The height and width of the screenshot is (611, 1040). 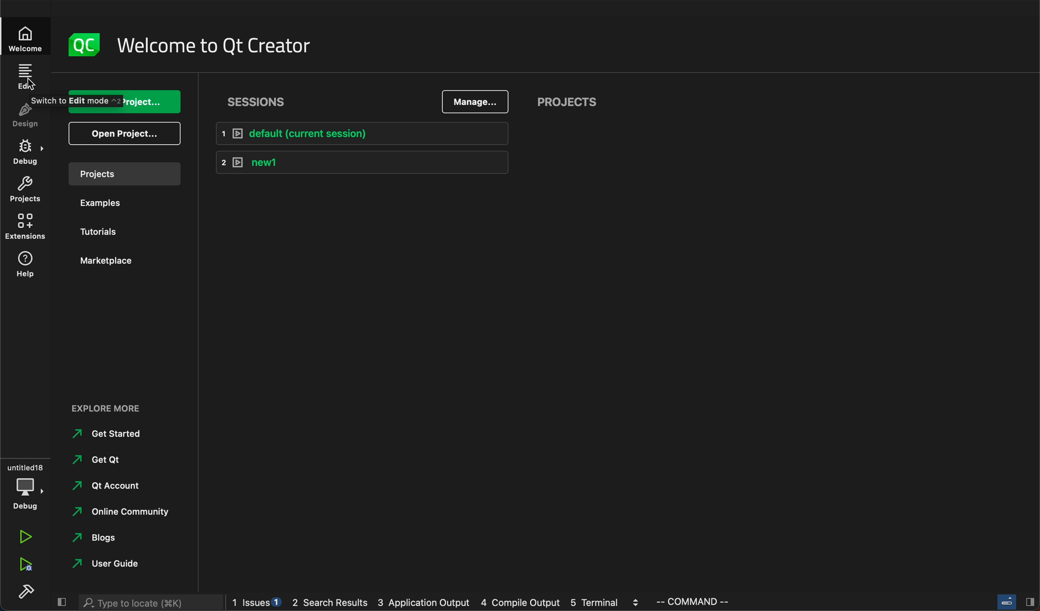 I want to click on welcome , so click(x=218, y=43).